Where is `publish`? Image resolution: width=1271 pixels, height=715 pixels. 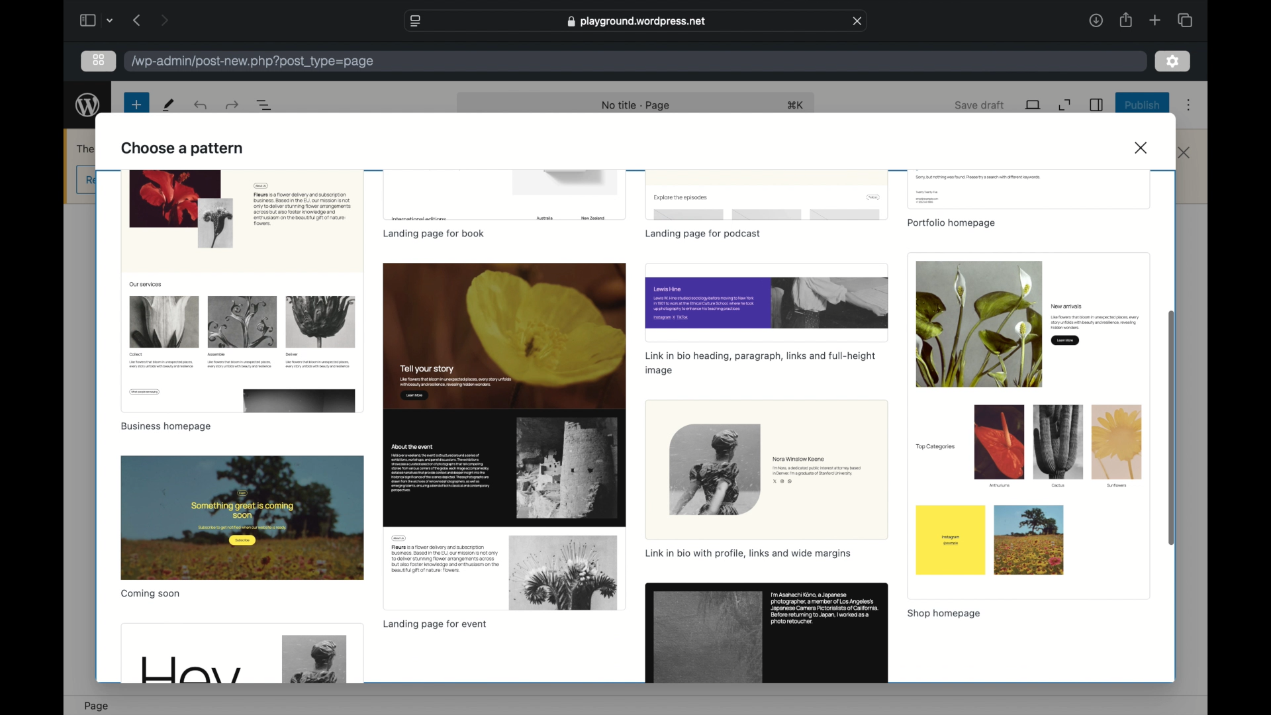 publish is located at coordinates (1143, 105).